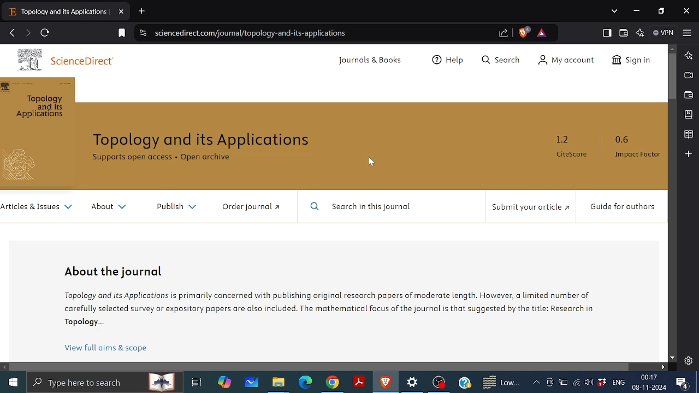 Image resolution: width=699 pixels, height=393 pixels. I want to click on Speakers, so click(588, 382).